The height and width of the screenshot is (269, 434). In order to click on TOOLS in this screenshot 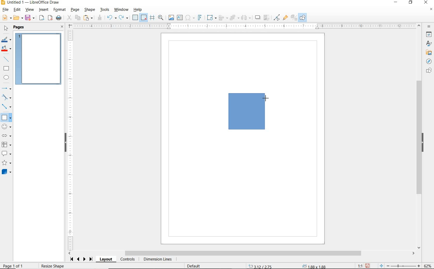, I will do `click(105, 10)`.